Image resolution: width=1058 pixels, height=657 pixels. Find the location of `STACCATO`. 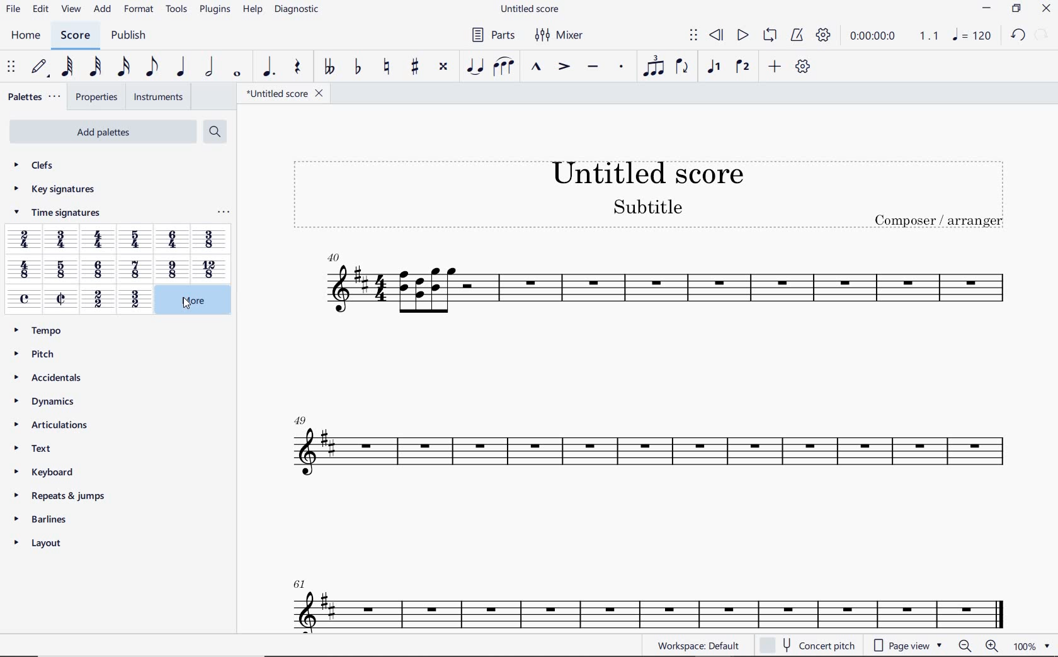

STACCATO is located at coordinates (622, 68).